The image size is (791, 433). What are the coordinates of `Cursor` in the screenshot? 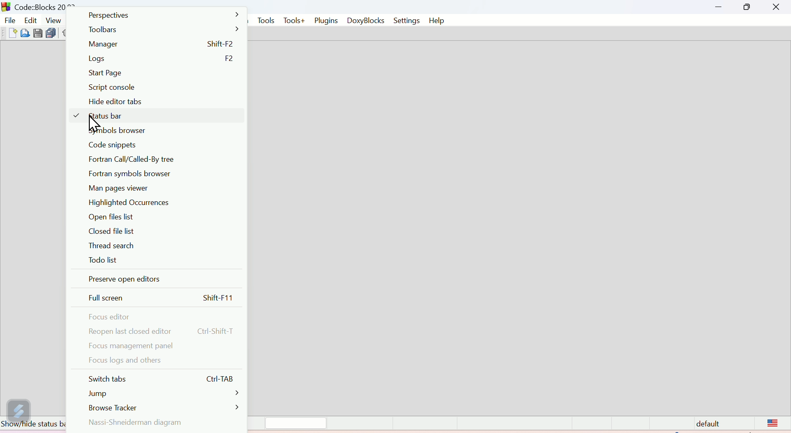 It's located at (94, 124).